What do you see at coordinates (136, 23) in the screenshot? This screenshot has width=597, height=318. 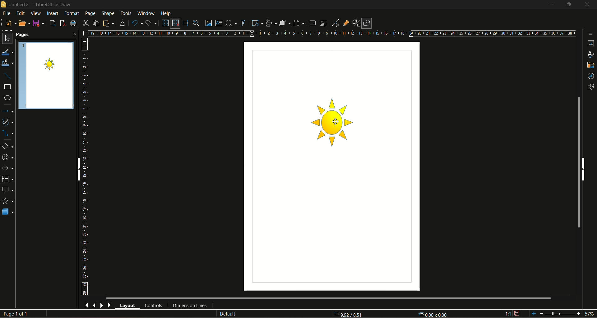 I see `undo` at bounding box center [136, 23].